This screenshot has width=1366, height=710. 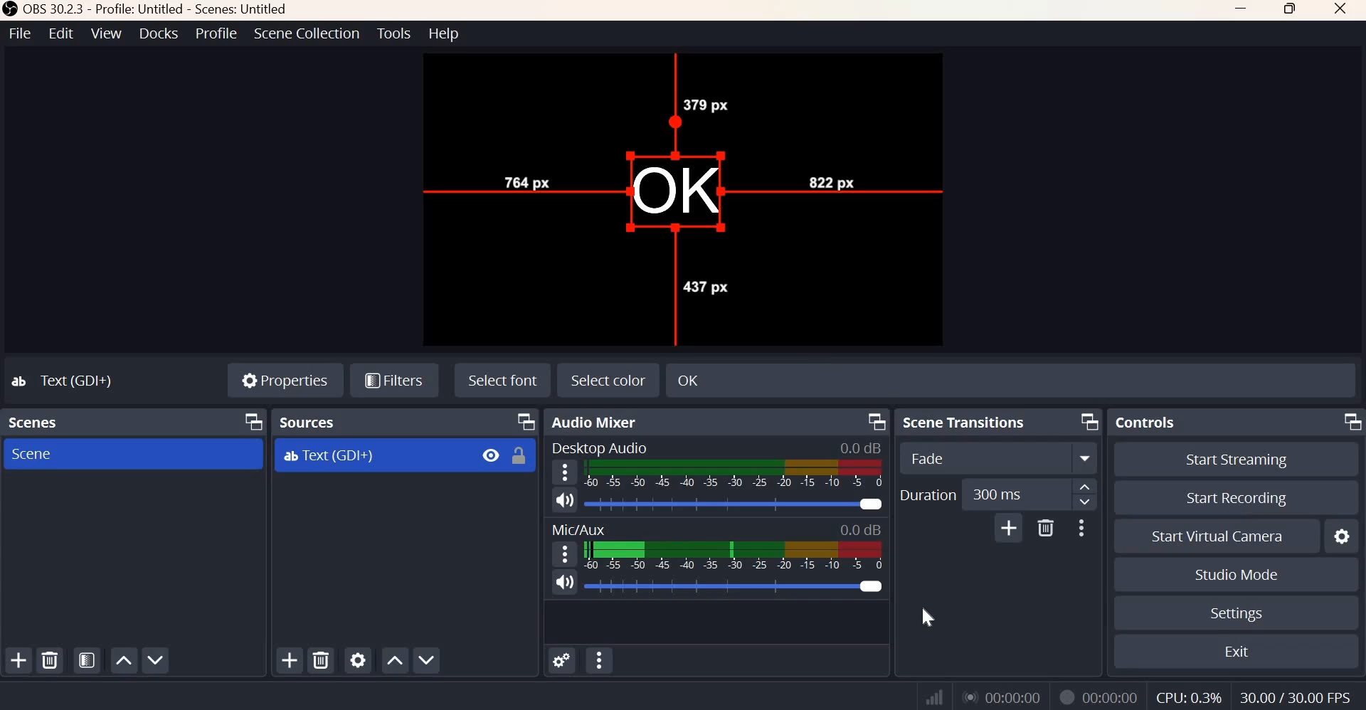 I want to click on OK, so click(x=775, y=378).